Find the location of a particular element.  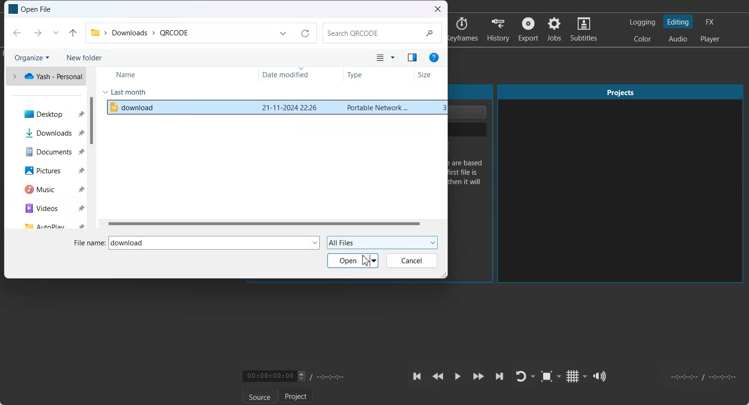

Forward is located at coordinates (37, 33).